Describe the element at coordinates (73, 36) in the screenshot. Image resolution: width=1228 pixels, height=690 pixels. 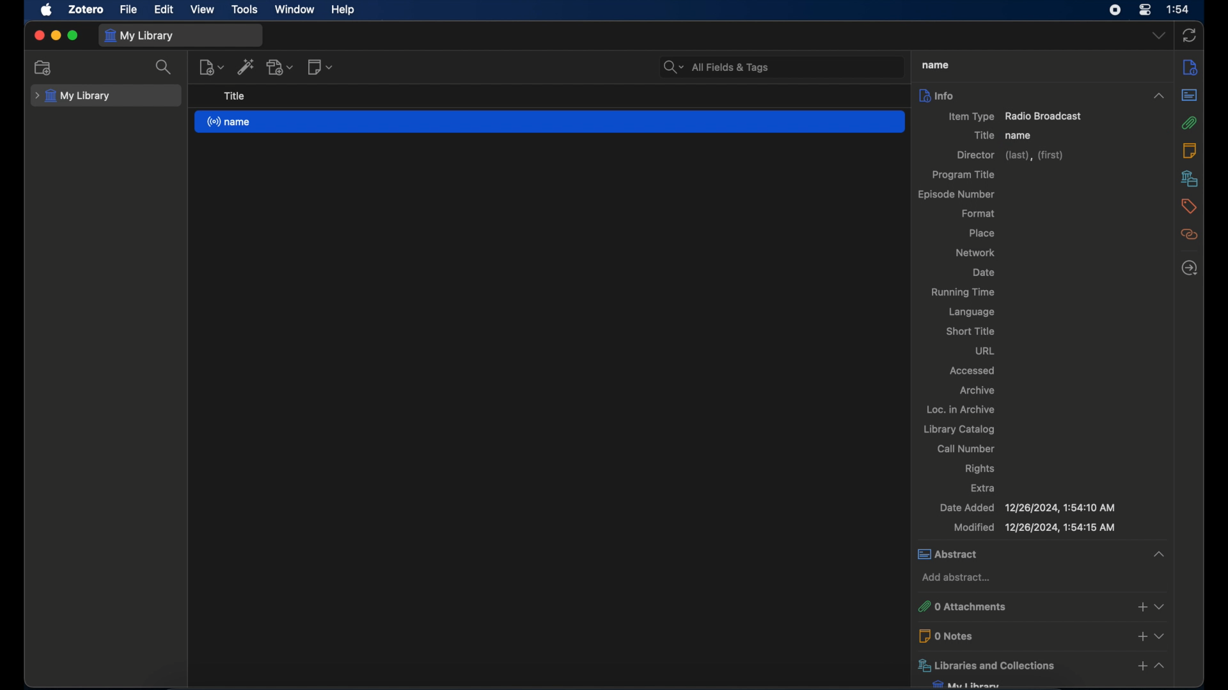
I see `maximize` at that location.